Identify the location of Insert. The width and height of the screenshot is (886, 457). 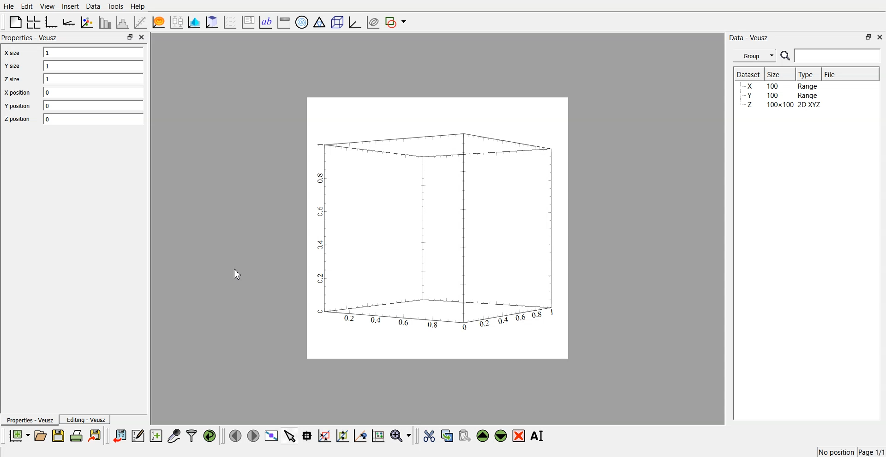
(70, 6).